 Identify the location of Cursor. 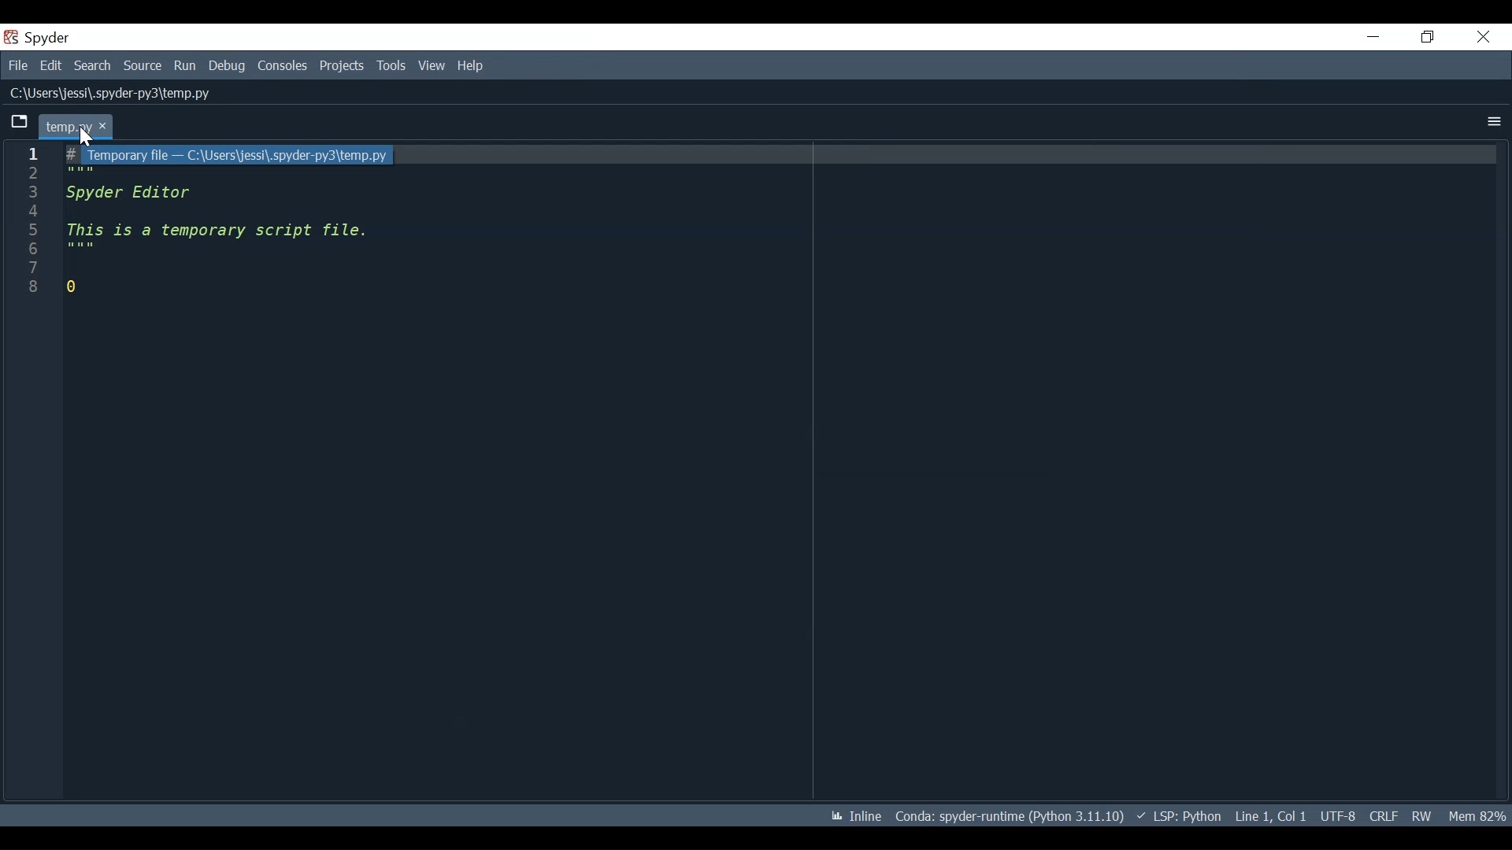
(84, 137).